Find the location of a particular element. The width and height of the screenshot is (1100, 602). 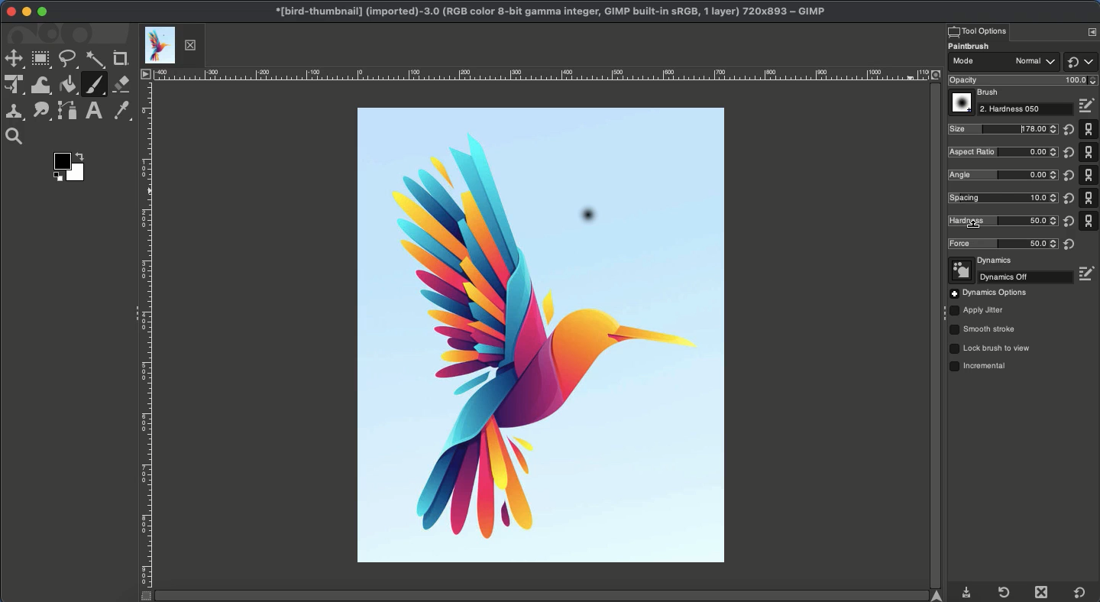

Color picker is located at coordinates (120, 111).